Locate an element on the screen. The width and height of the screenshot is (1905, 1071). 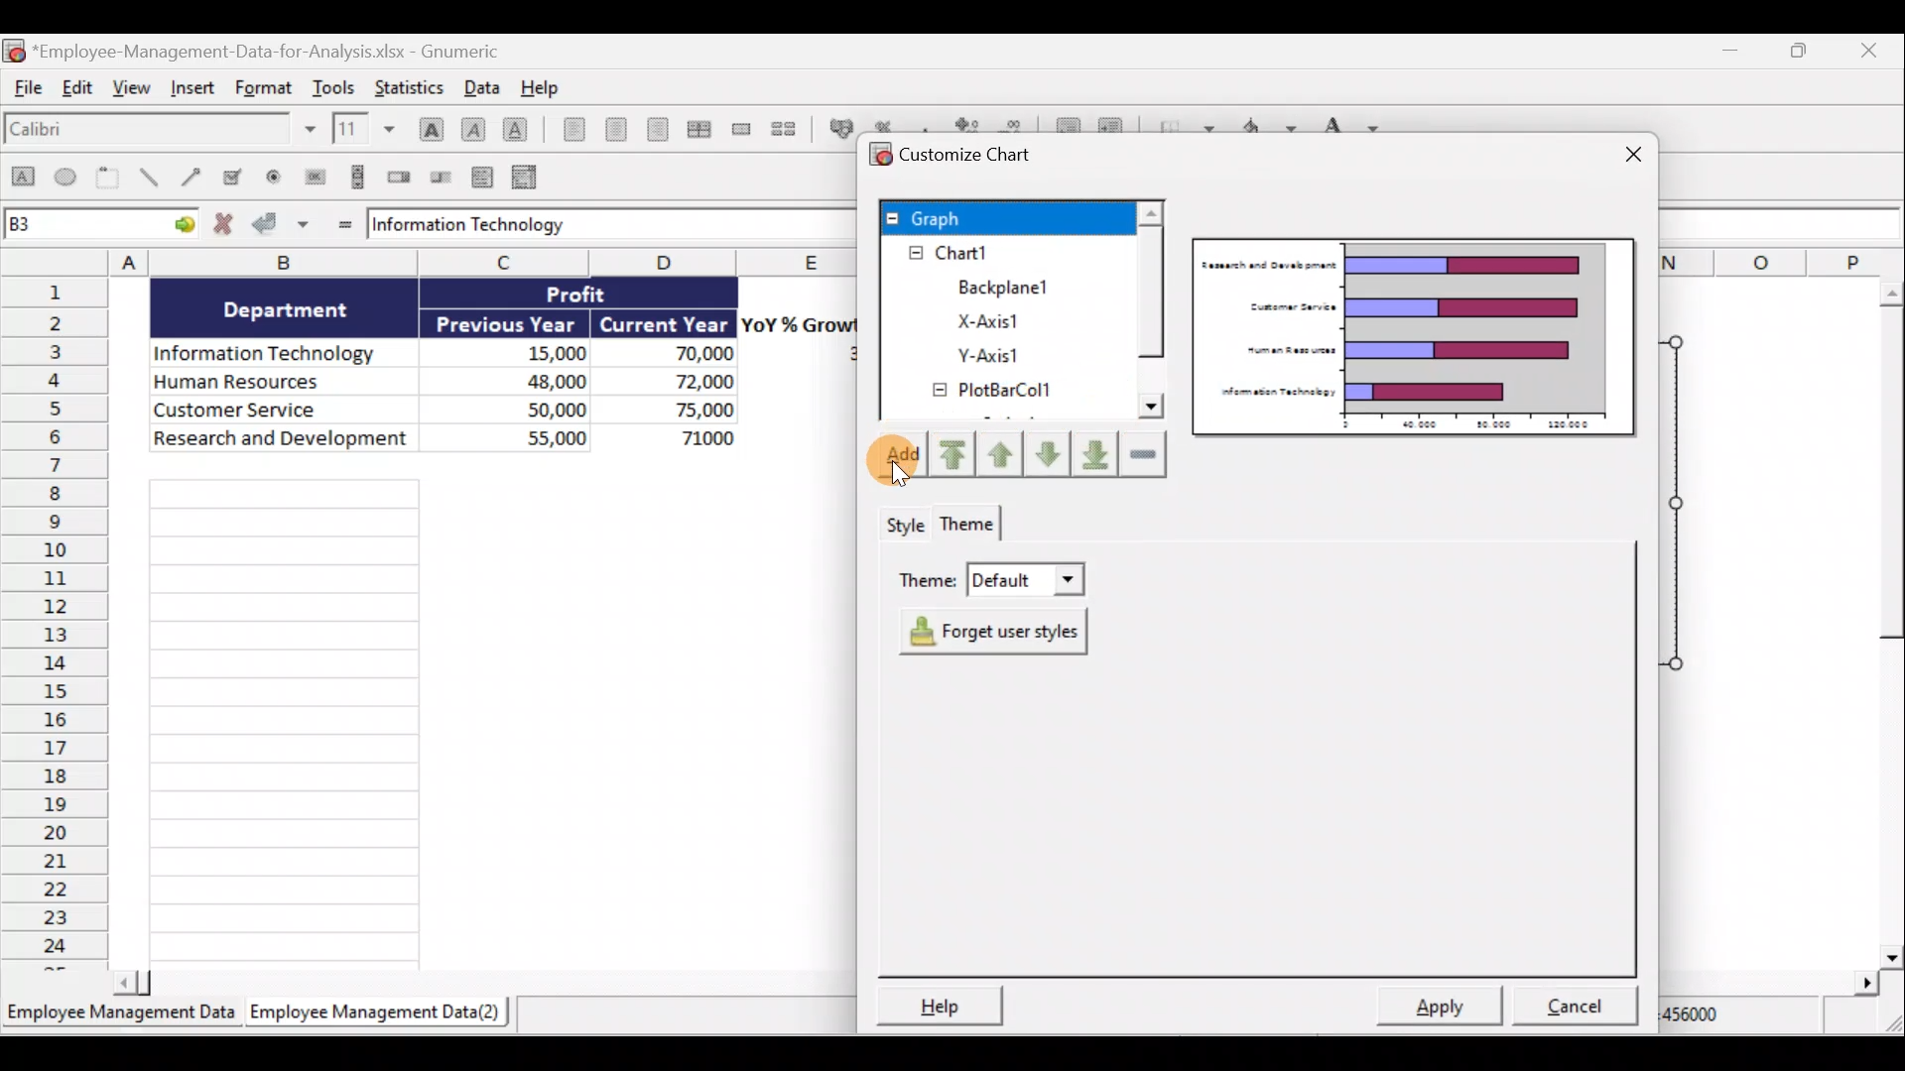
Data is located at coordinates (482, 86).